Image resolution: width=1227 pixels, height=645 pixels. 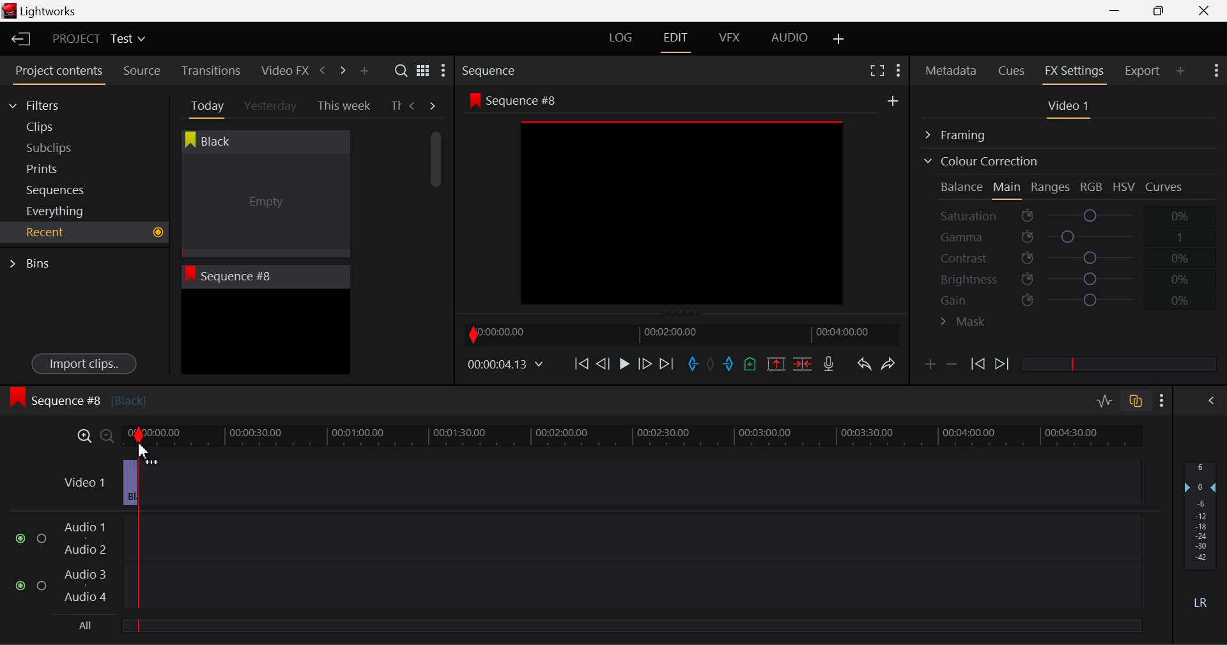 I want to click on Previous Tab, so click(x=414, y=105).